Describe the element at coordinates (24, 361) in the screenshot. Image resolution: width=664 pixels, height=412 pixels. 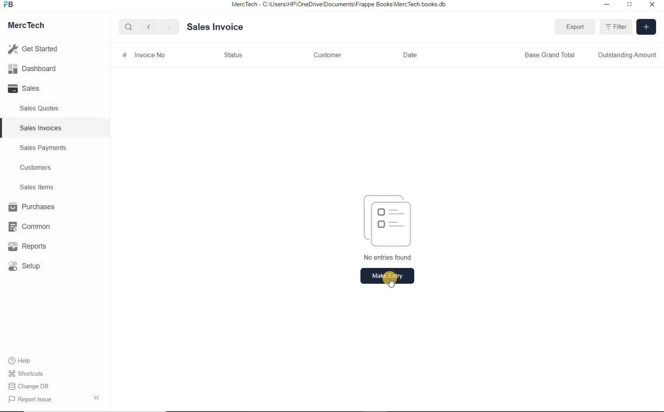
I see `Help` at that location.